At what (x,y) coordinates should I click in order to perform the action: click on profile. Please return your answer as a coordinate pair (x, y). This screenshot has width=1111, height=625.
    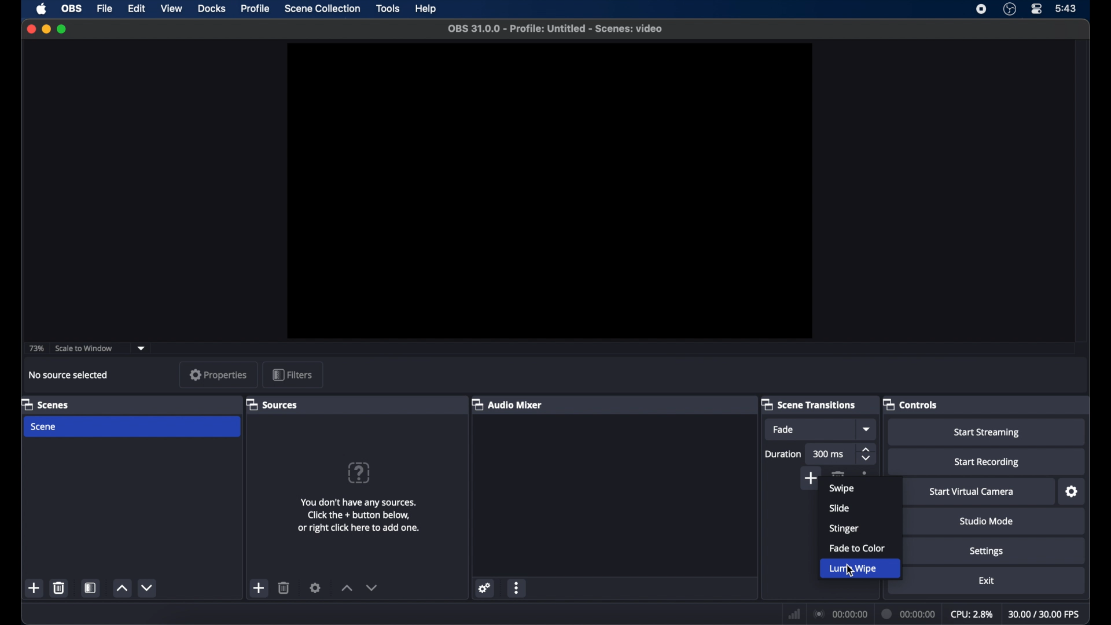
    Looking at the image, I should click on (256, 9).